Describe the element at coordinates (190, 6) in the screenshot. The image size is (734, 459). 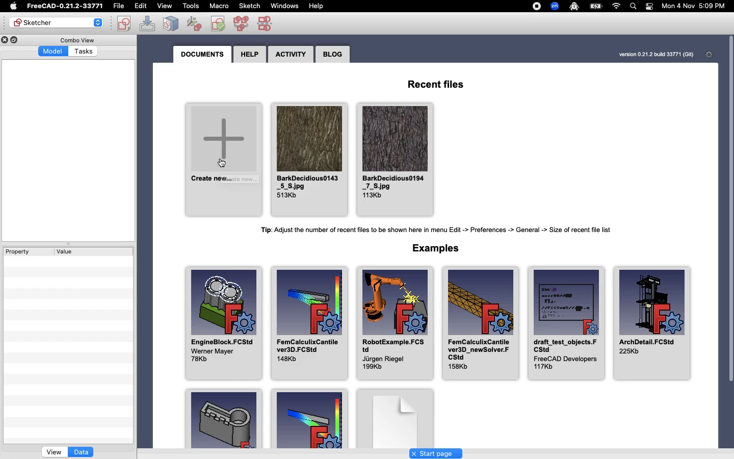
I see `Tools` at that location.